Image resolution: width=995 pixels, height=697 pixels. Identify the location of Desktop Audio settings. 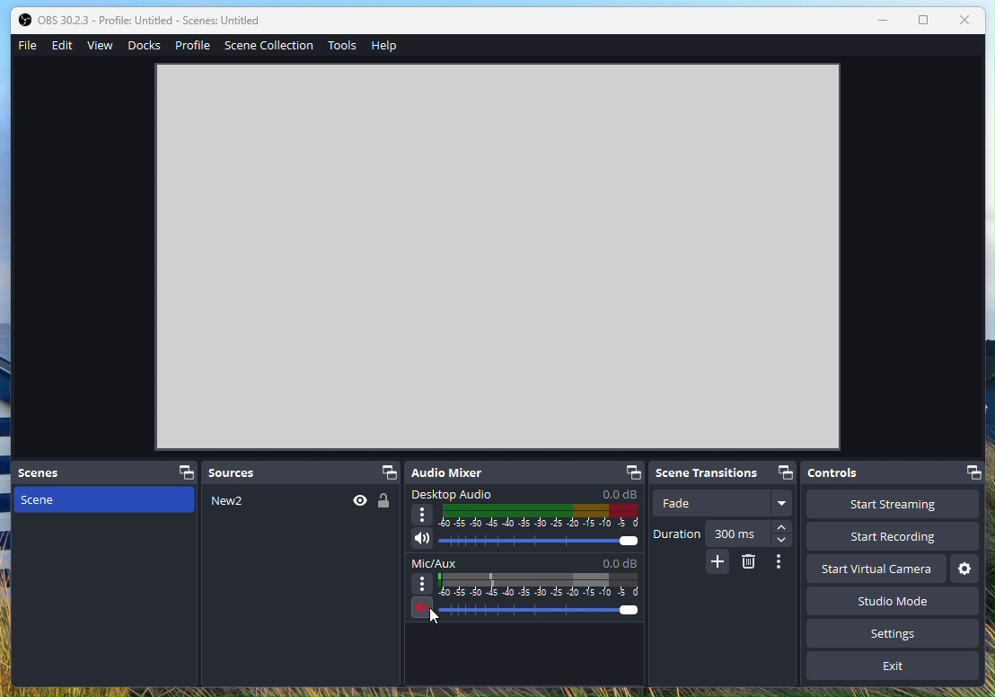
(524, 521).